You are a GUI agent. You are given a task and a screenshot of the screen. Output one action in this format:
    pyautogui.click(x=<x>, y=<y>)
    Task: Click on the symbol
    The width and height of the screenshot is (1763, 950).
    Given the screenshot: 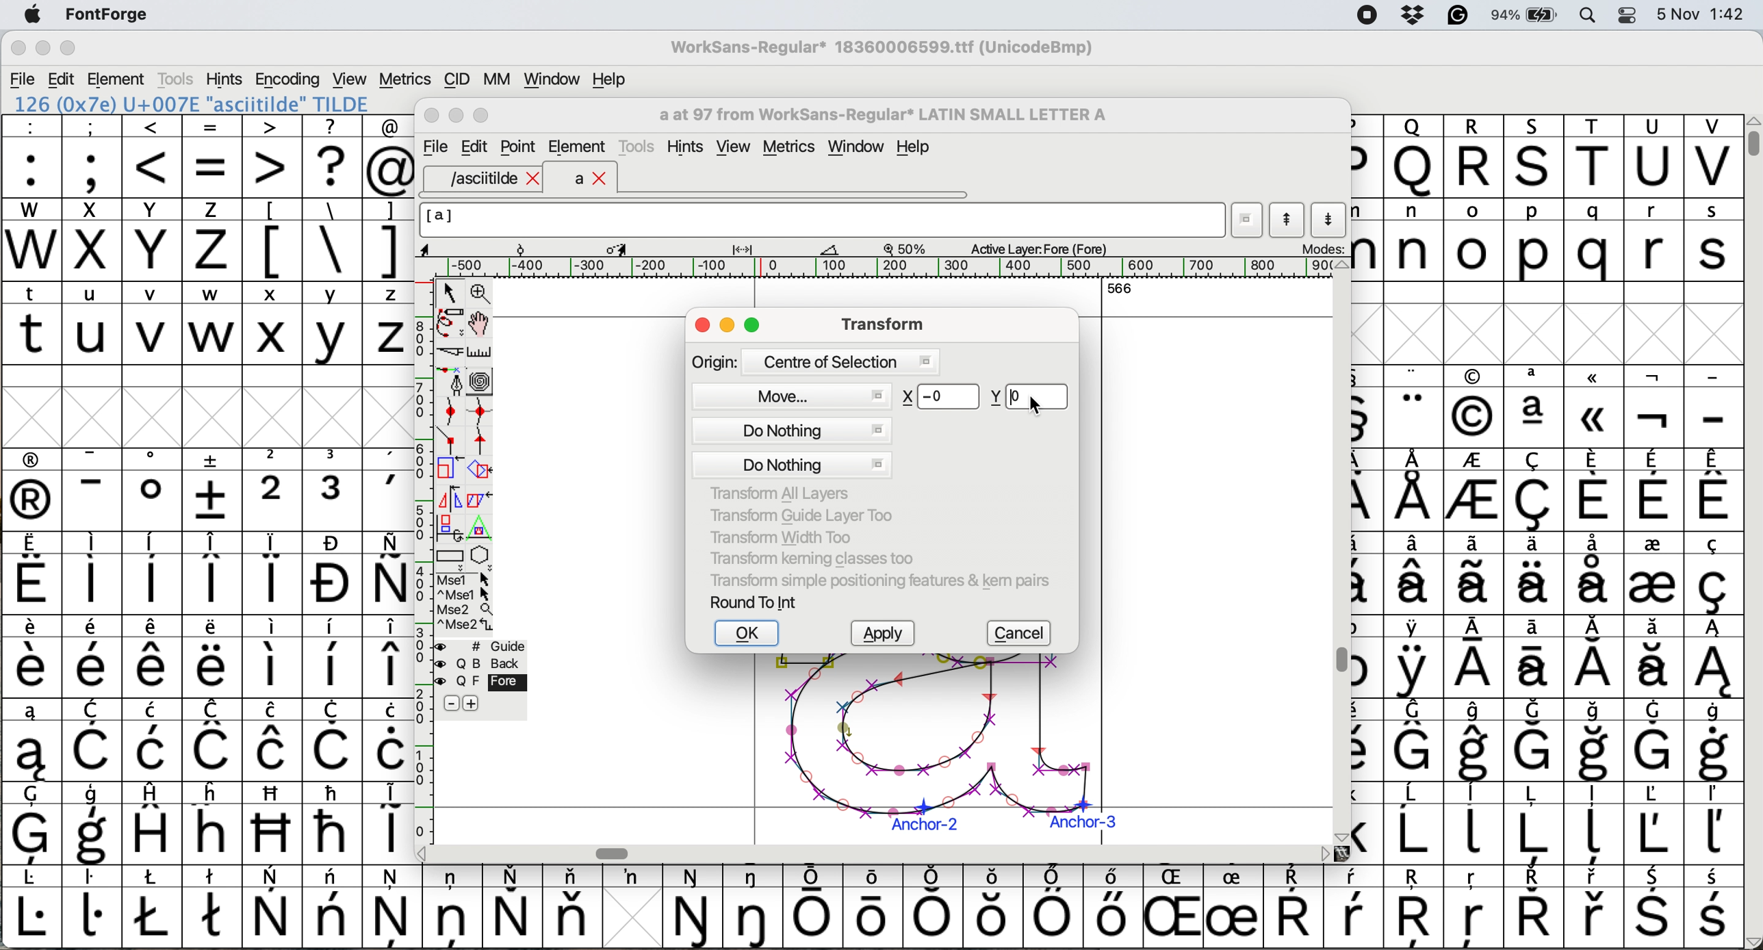 What is the action you would take?
    pyautogui.click(x=1715, y=908)
    